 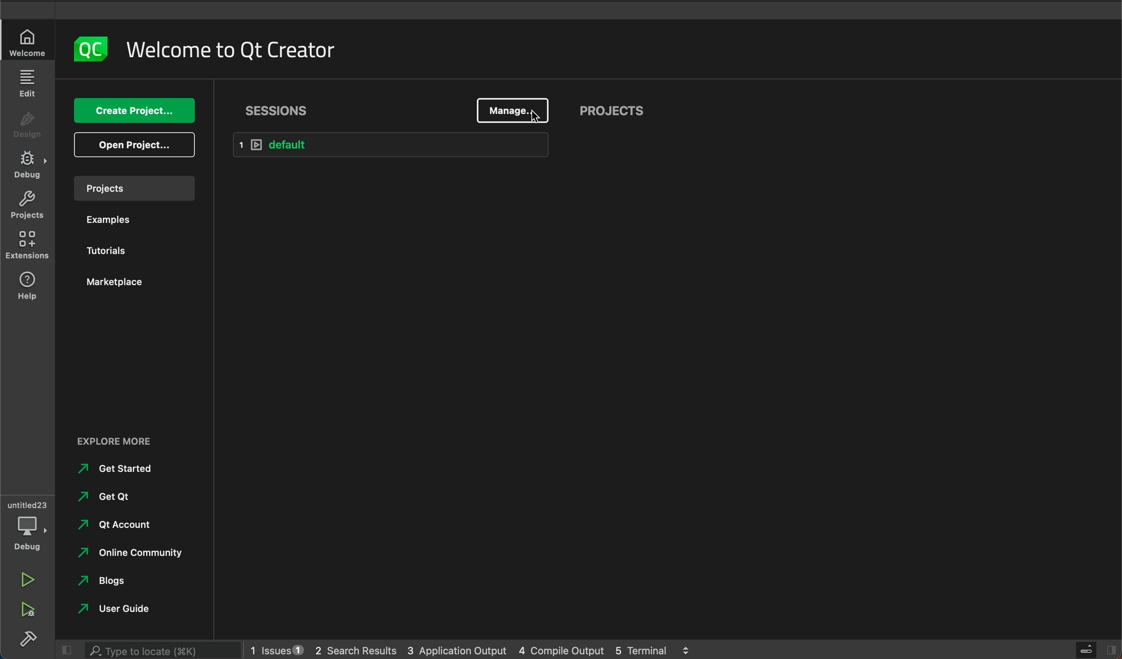 I want to click on explore more, so click(x=132, y=435).